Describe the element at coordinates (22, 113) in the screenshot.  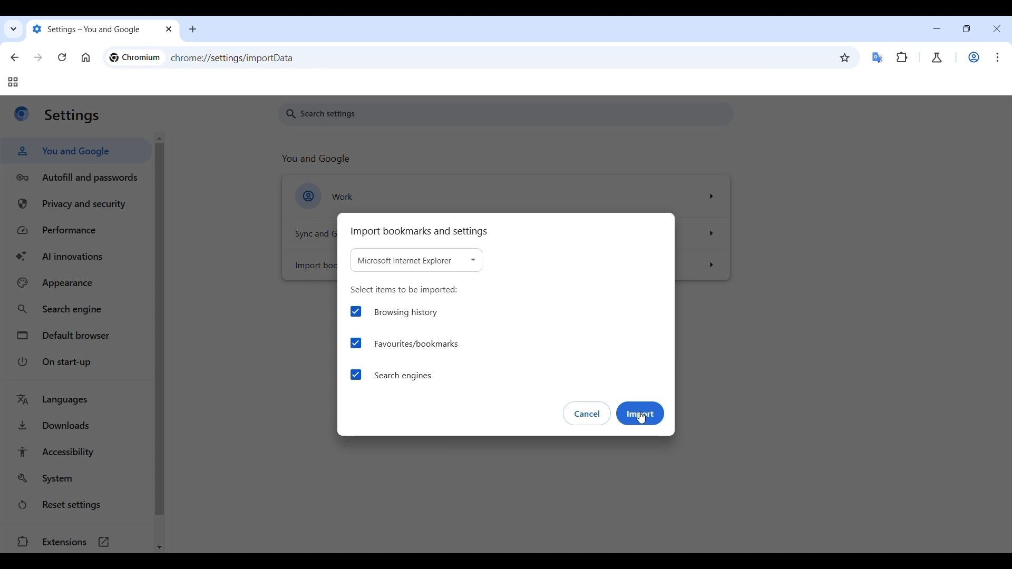
I see `Logo of current site` at that location.